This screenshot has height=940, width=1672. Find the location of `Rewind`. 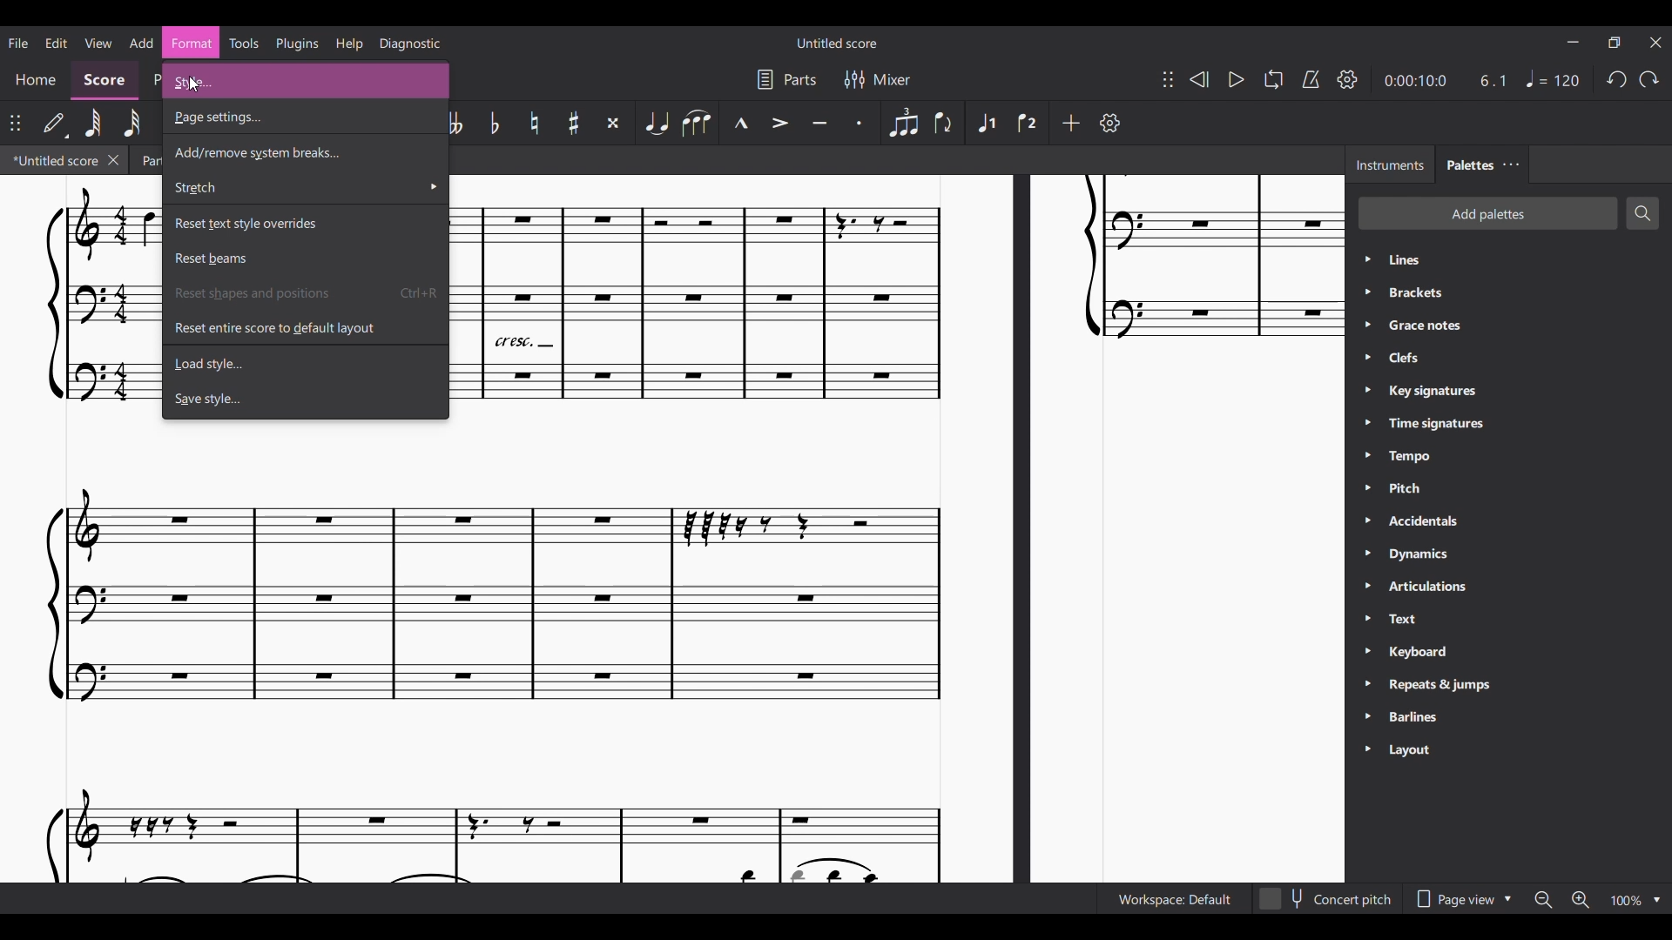

Rewind is located at coordinates (1198, 79).